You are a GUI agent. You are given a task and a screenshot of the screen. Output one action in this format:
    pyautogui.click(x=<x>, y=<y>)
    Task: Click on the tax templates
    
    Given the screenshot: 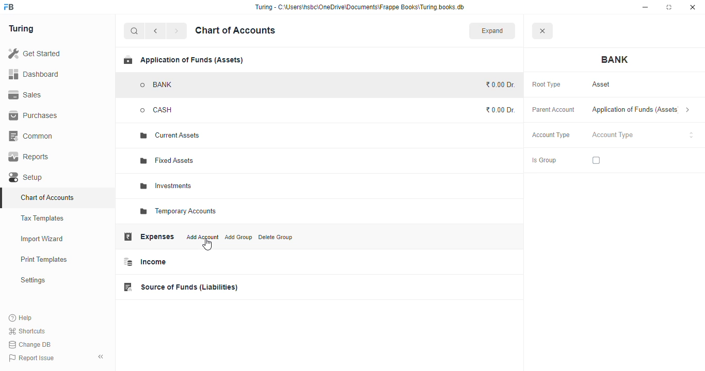 What is the action you would take?
    pyautogui.click(x=43, y=218)
    